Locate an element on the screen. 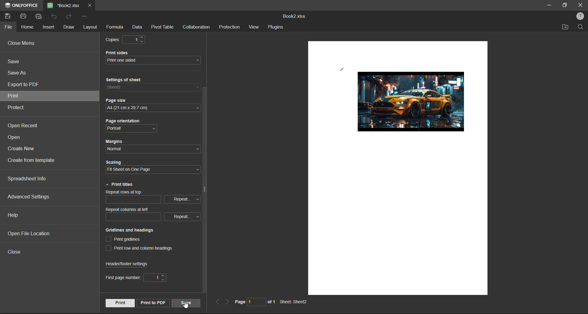 Image resolution: width=588 pixels, height=314 pixels. profile is located at coordinates (581, 17).